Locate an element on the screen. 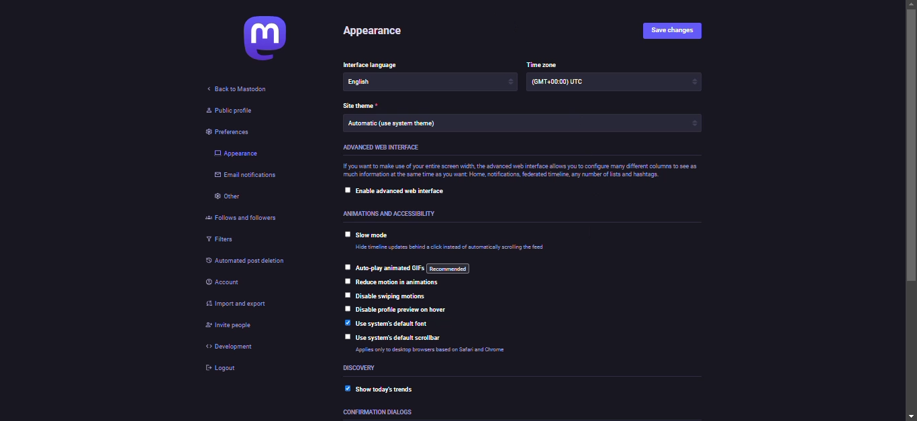 The height and width of the screenshot is (421, 917). info is located at coordinates (445, 352).